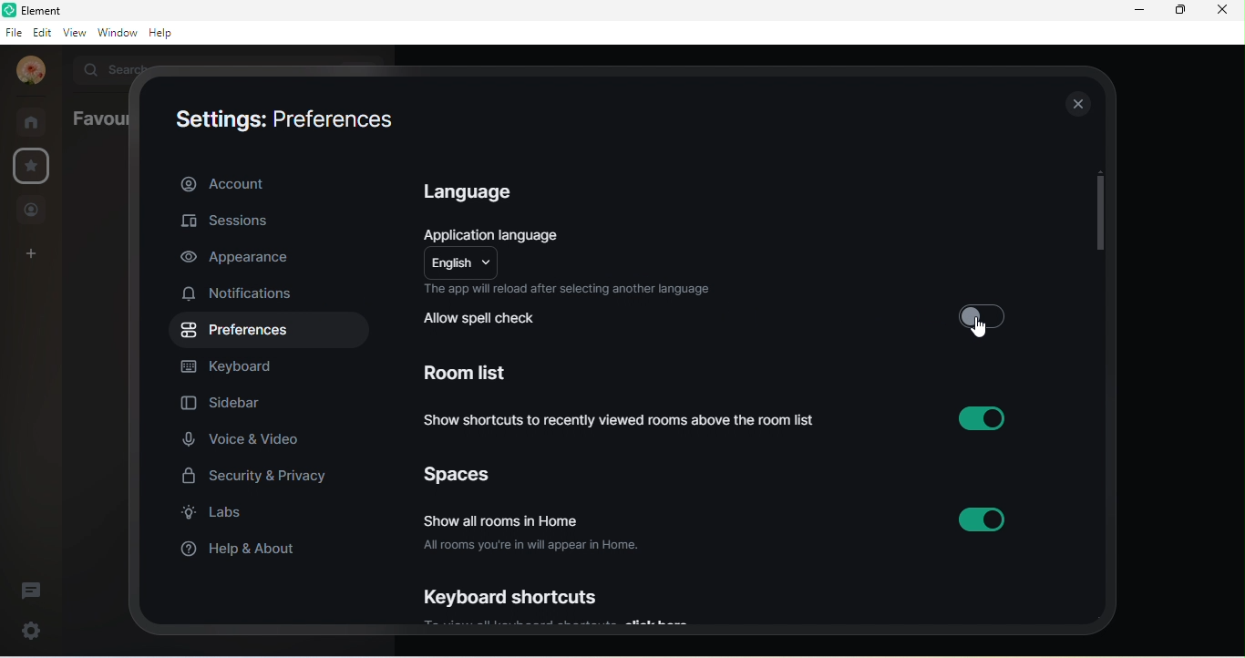 This screenshot has width=1245, height=658. I want to click on show shortcuts to recently viewed rooms above the room list, so click(712, 424).